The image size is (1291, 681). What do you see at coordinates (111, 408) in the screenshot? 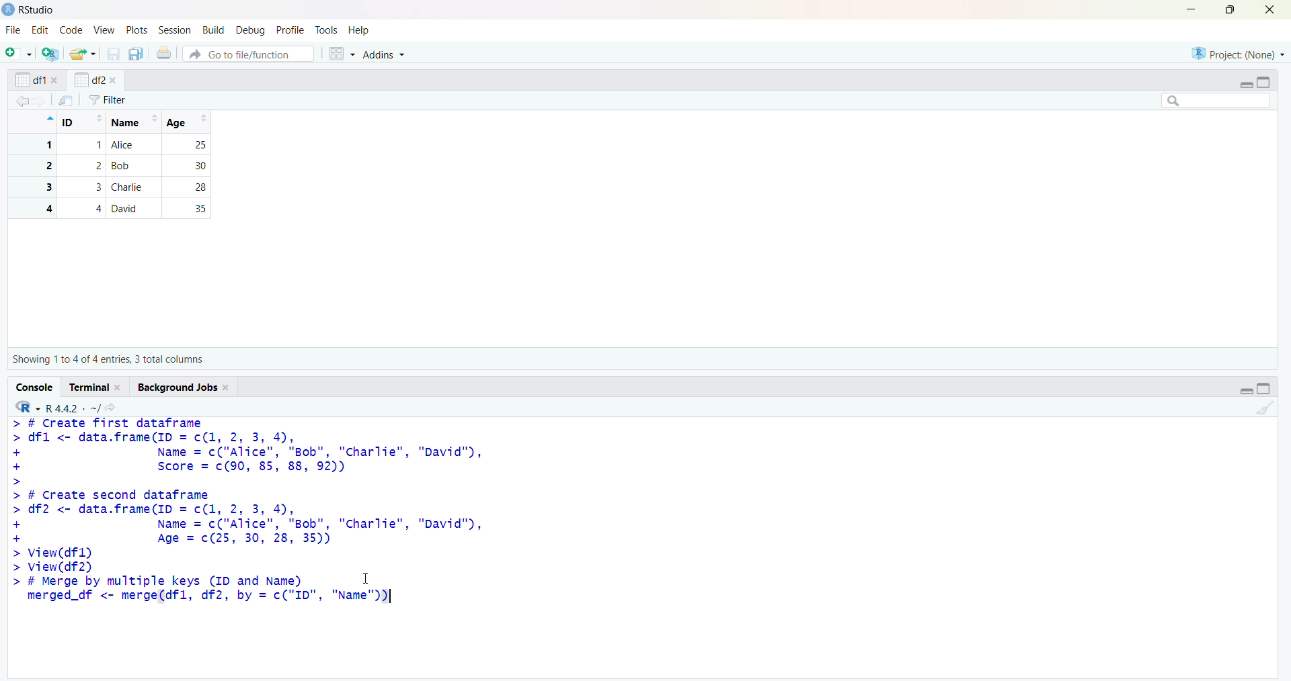
I see `share icon` at bounding box center [111, 408].